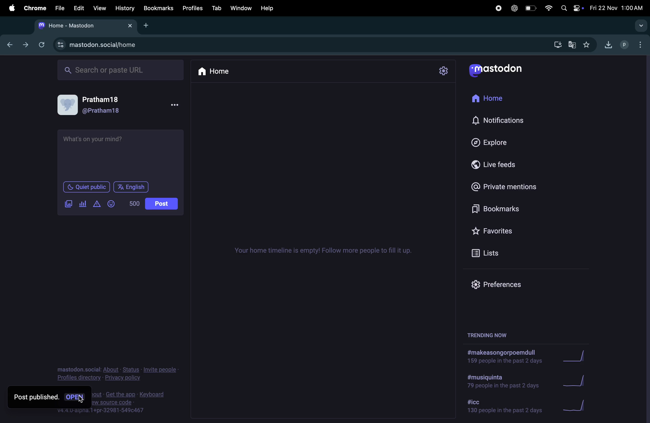 The image size is (650, 423). What do you see at coordinates (125, 8) in the screenshot?
I see `history` at bounding box center [125, 8].